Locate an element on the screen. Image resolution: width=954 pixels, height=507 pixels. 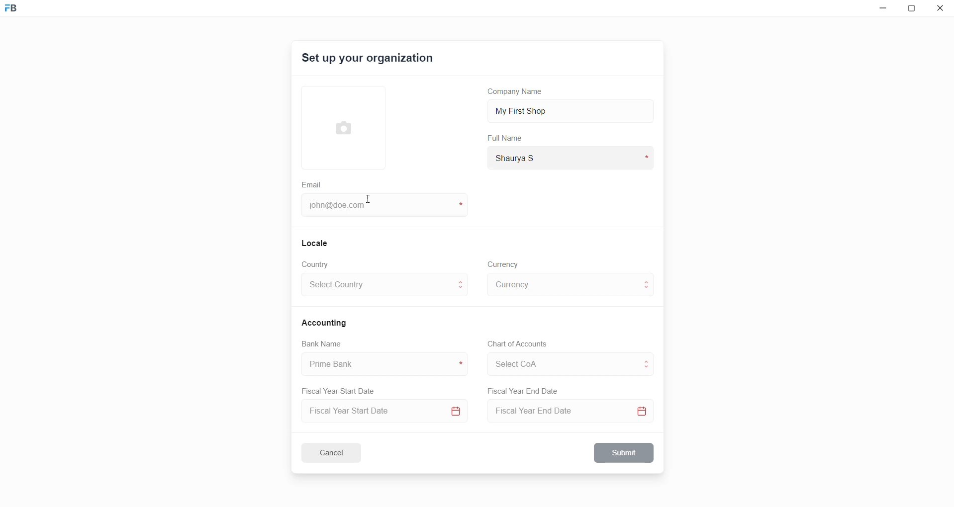
minimize is located at coordinates (881, 10).